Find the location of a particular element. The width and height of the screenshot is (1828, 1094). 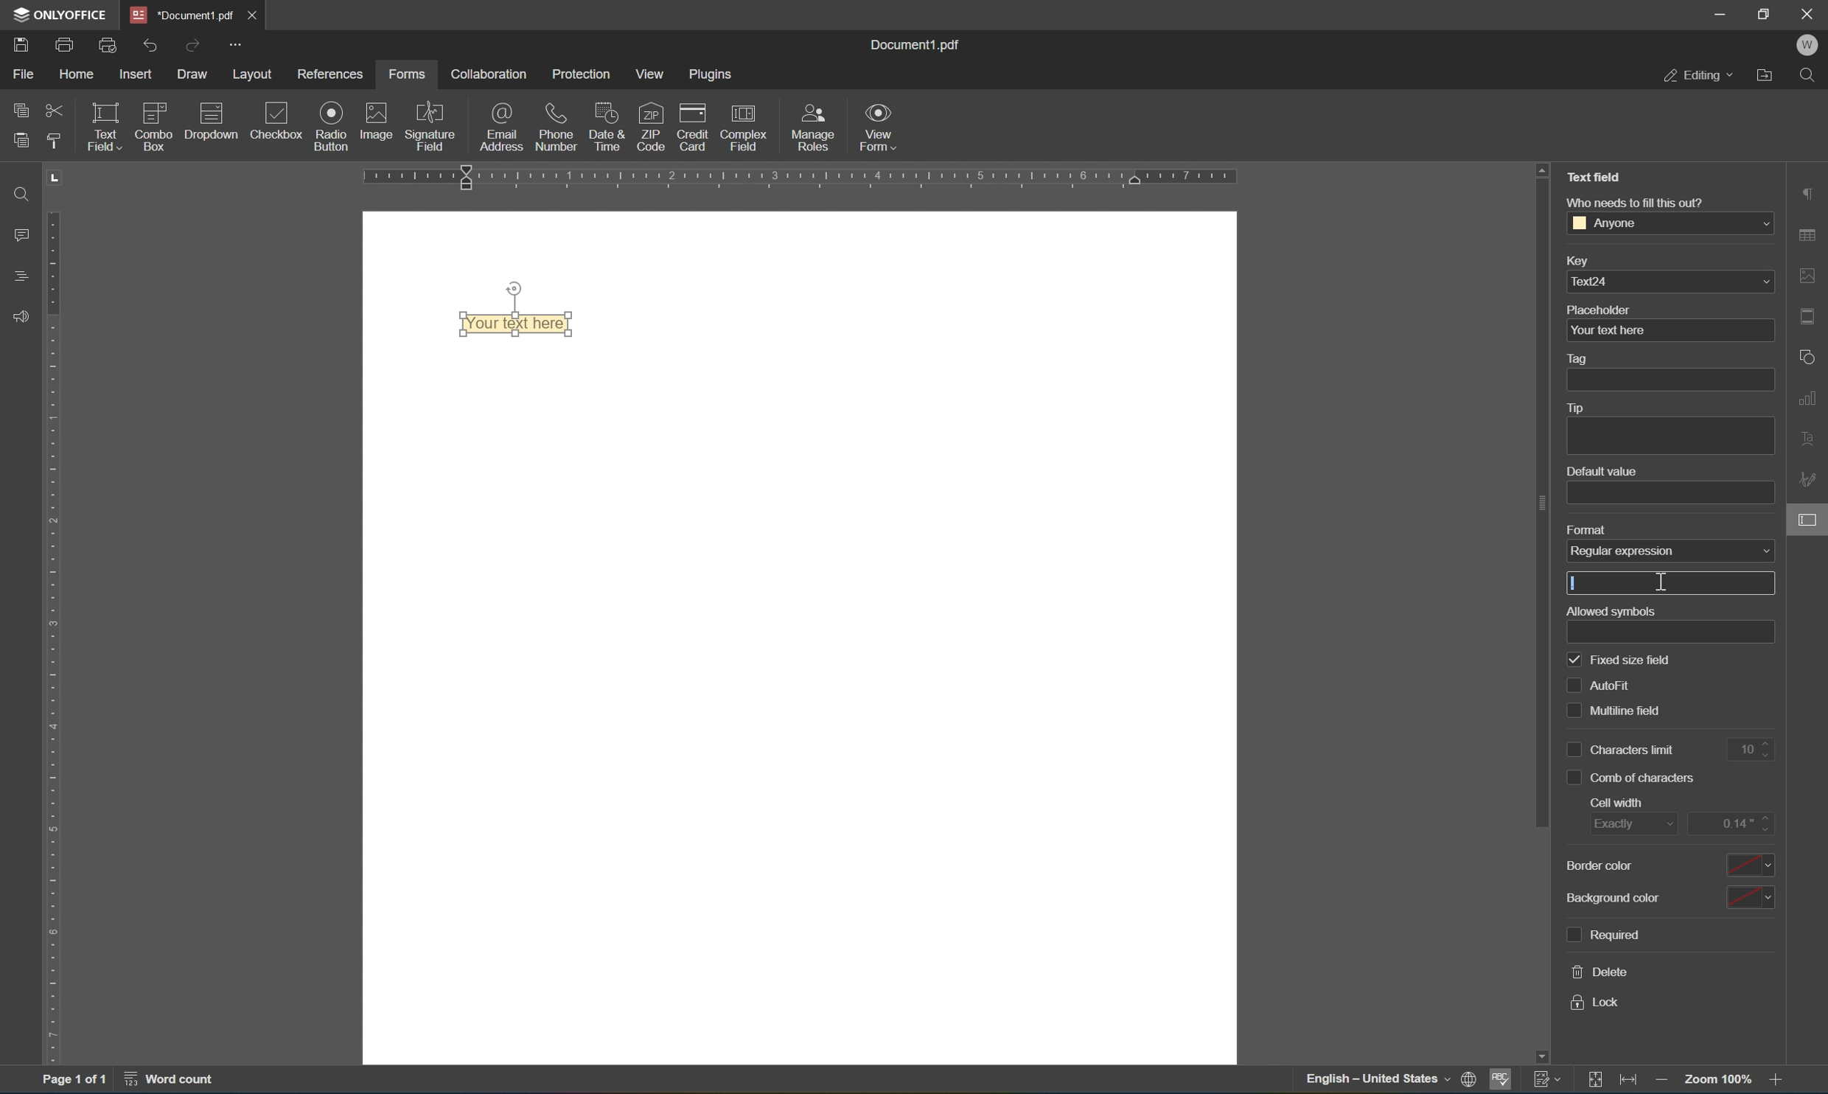

view is located at coordinates (655, 74).